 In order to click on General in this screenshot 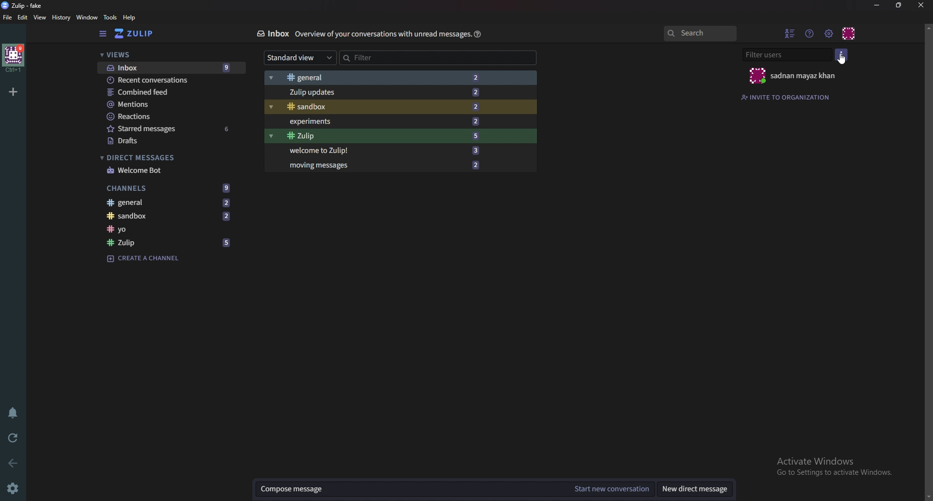, I will do `click(380, 78)`.